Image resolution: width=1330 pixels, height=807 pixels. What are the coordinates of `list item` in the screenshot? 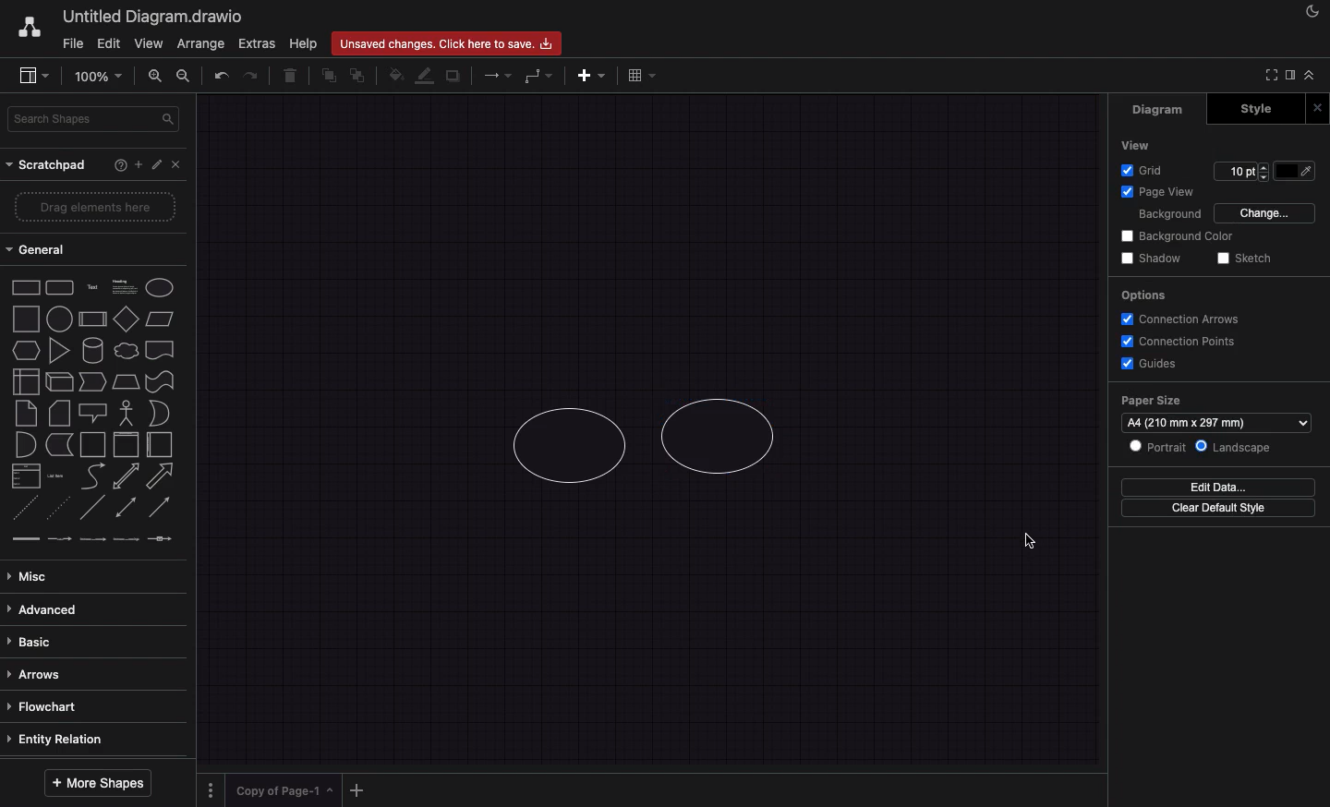 It's located at (55, 476).